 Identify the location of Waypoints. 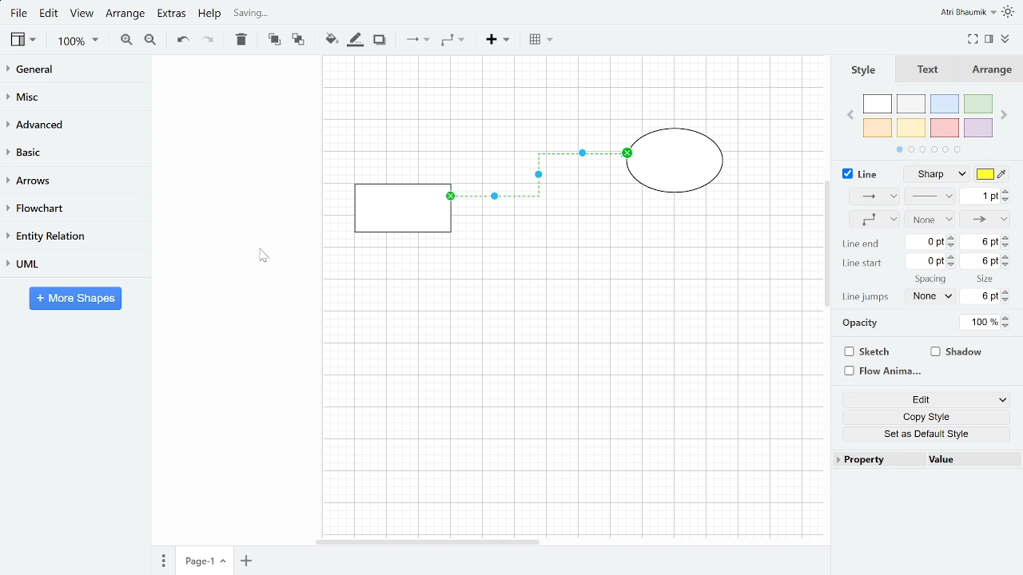
(870, 220).